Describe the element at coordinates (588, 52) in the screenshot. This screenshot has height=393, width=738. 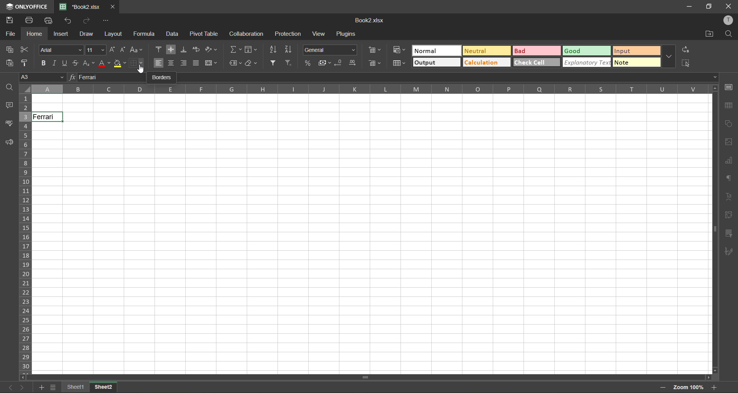
I see `good` at that location.